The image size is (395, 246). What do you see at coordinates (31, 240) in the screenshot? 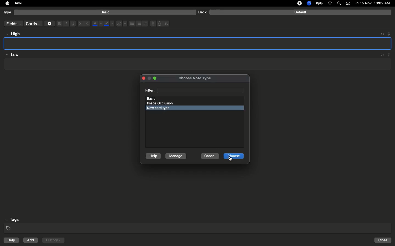
I see `Add` at bounding box center [31, 240].